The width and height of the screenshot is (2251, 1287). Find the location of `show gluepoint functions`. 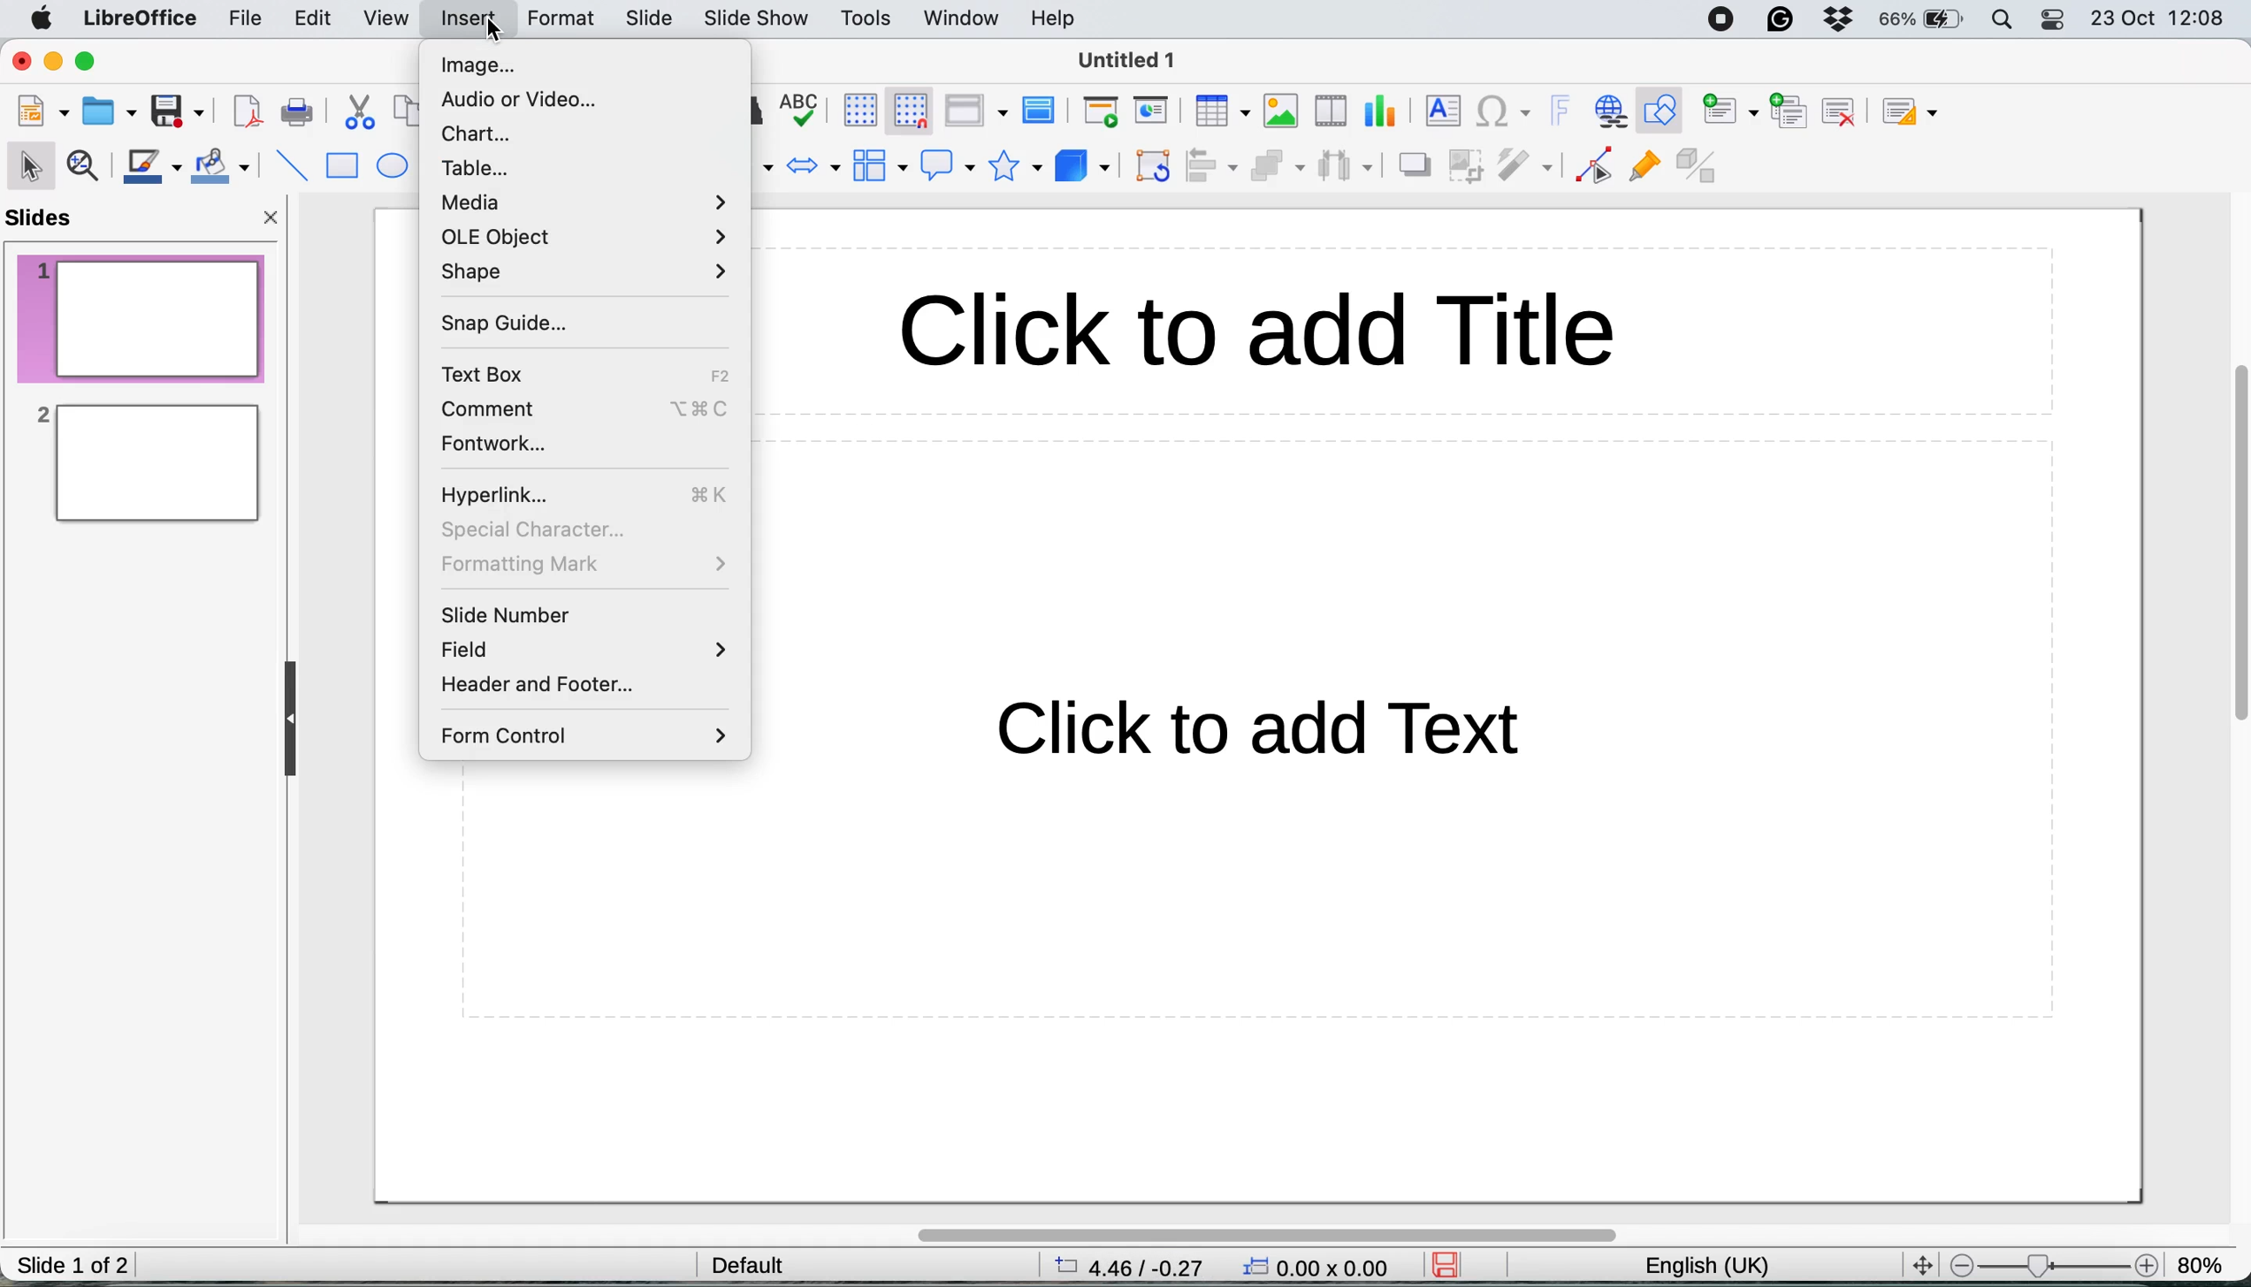

show gluepoint functions is located at coordinates (1644, 171).